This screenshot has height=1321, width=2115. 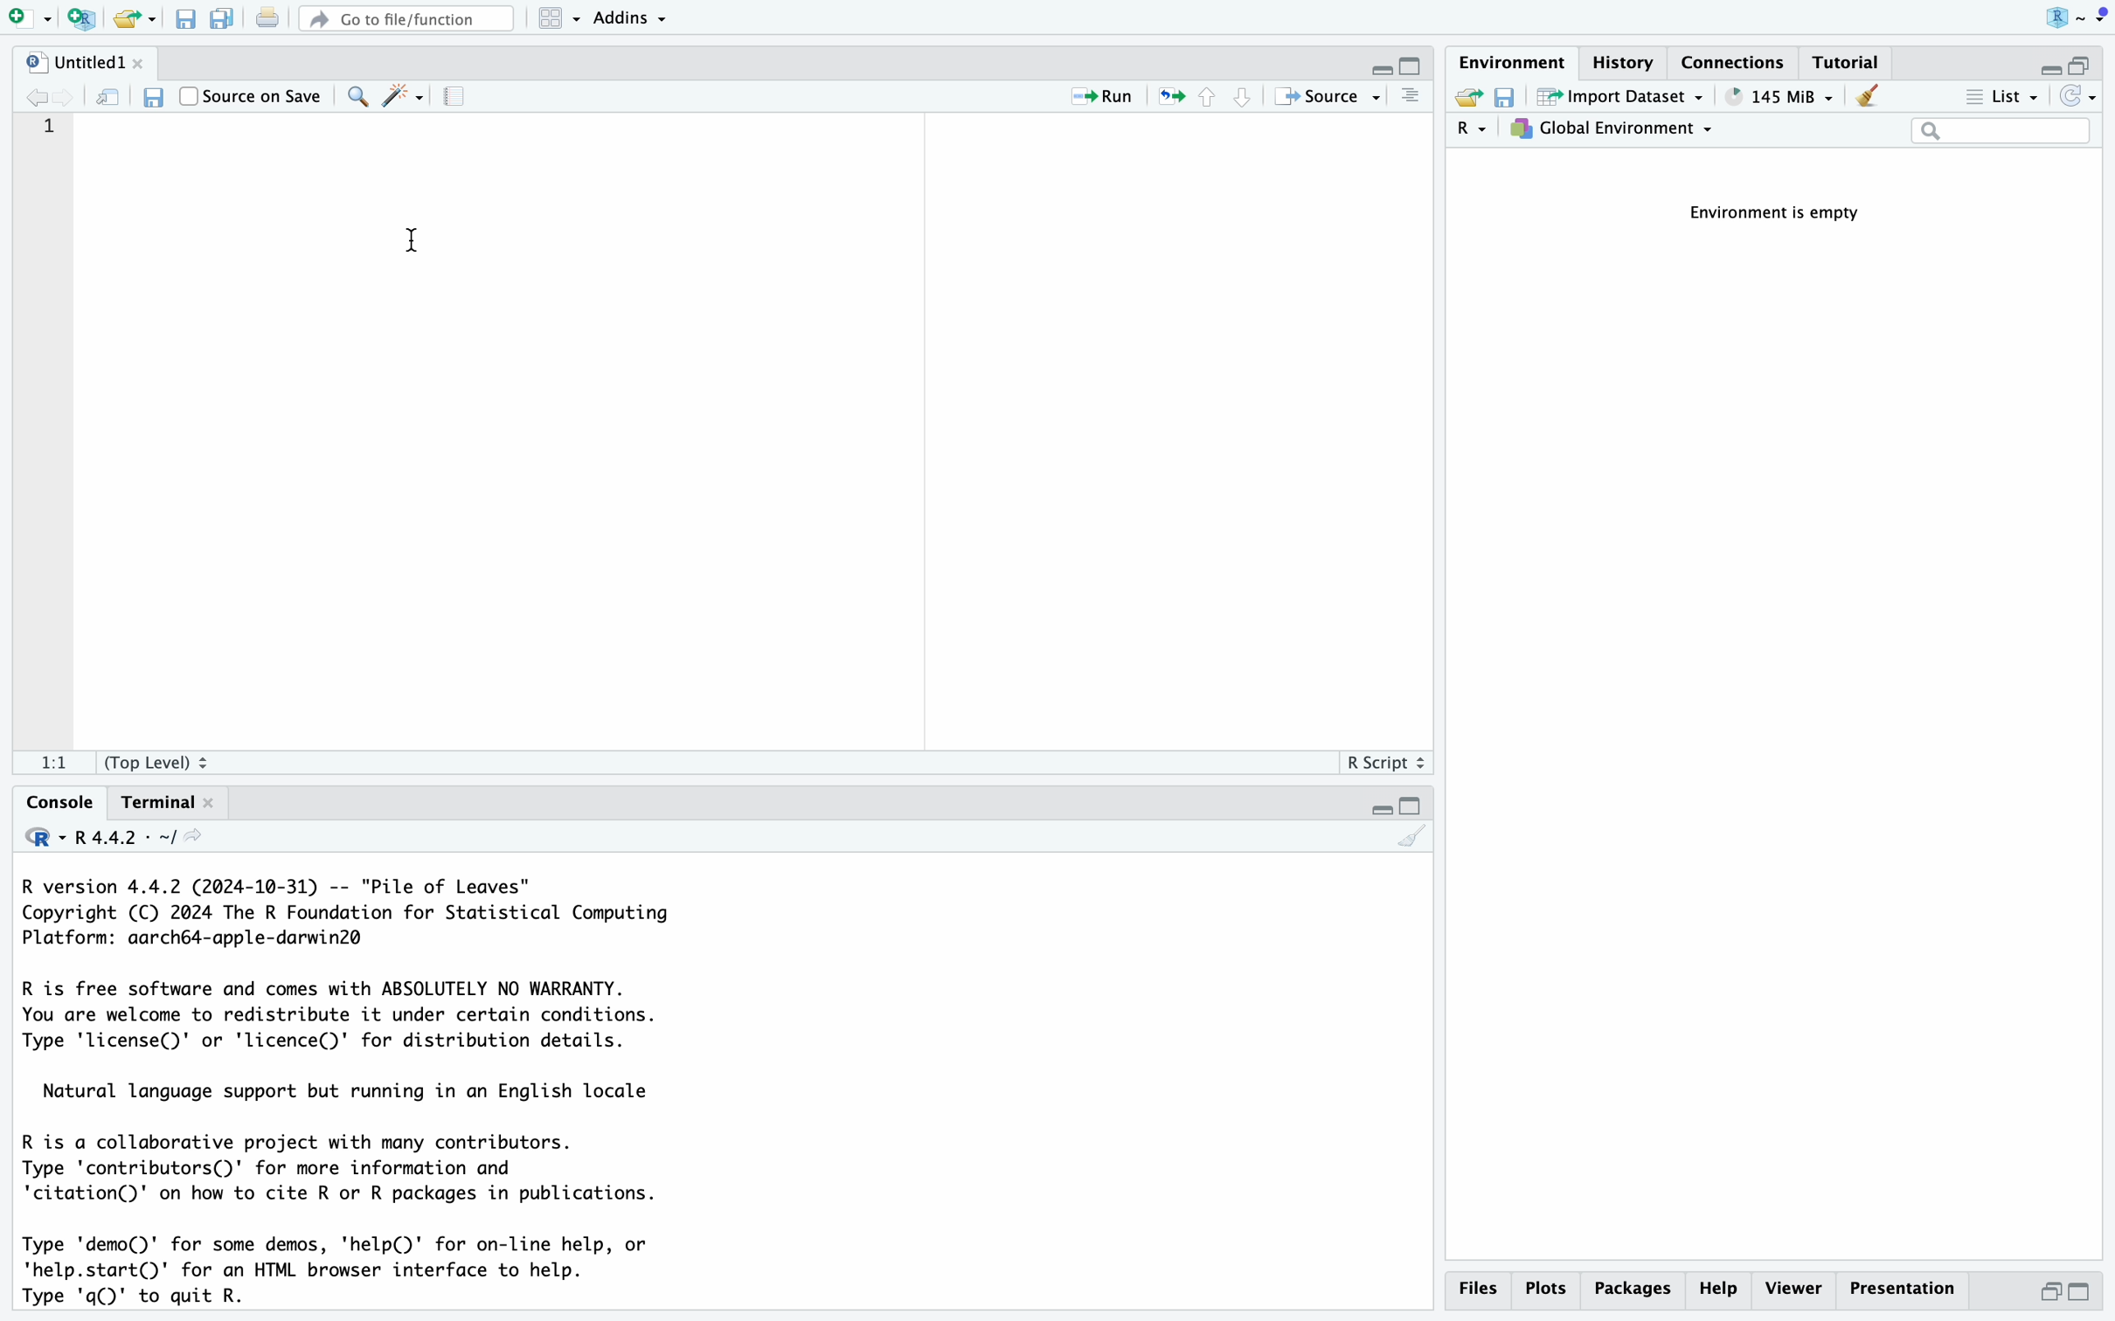 What do you see at coordinates (1630, 60) in the screenshot?
I see `history` at bounding box center [1630, 60].